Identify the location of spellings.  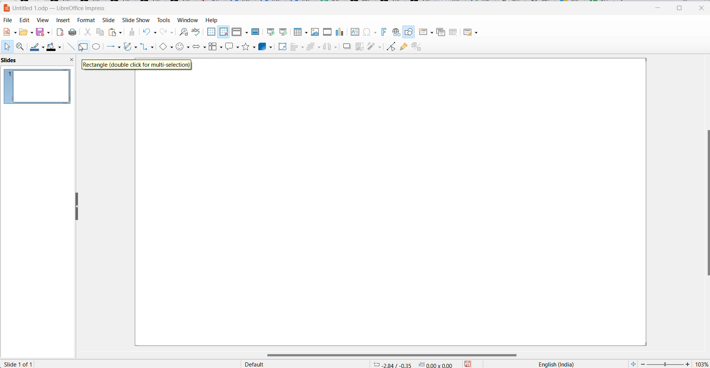
(196, 32).